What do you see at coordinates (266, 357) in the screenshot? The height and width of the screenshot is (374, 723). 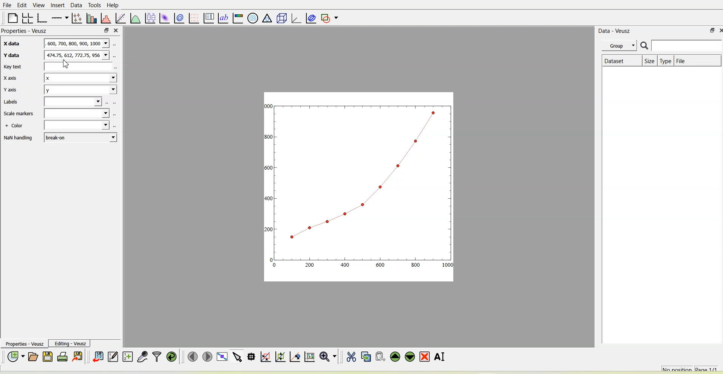 I see `Click or draw a rectangle to zoom graph axes` at bounding box center [266, 357].